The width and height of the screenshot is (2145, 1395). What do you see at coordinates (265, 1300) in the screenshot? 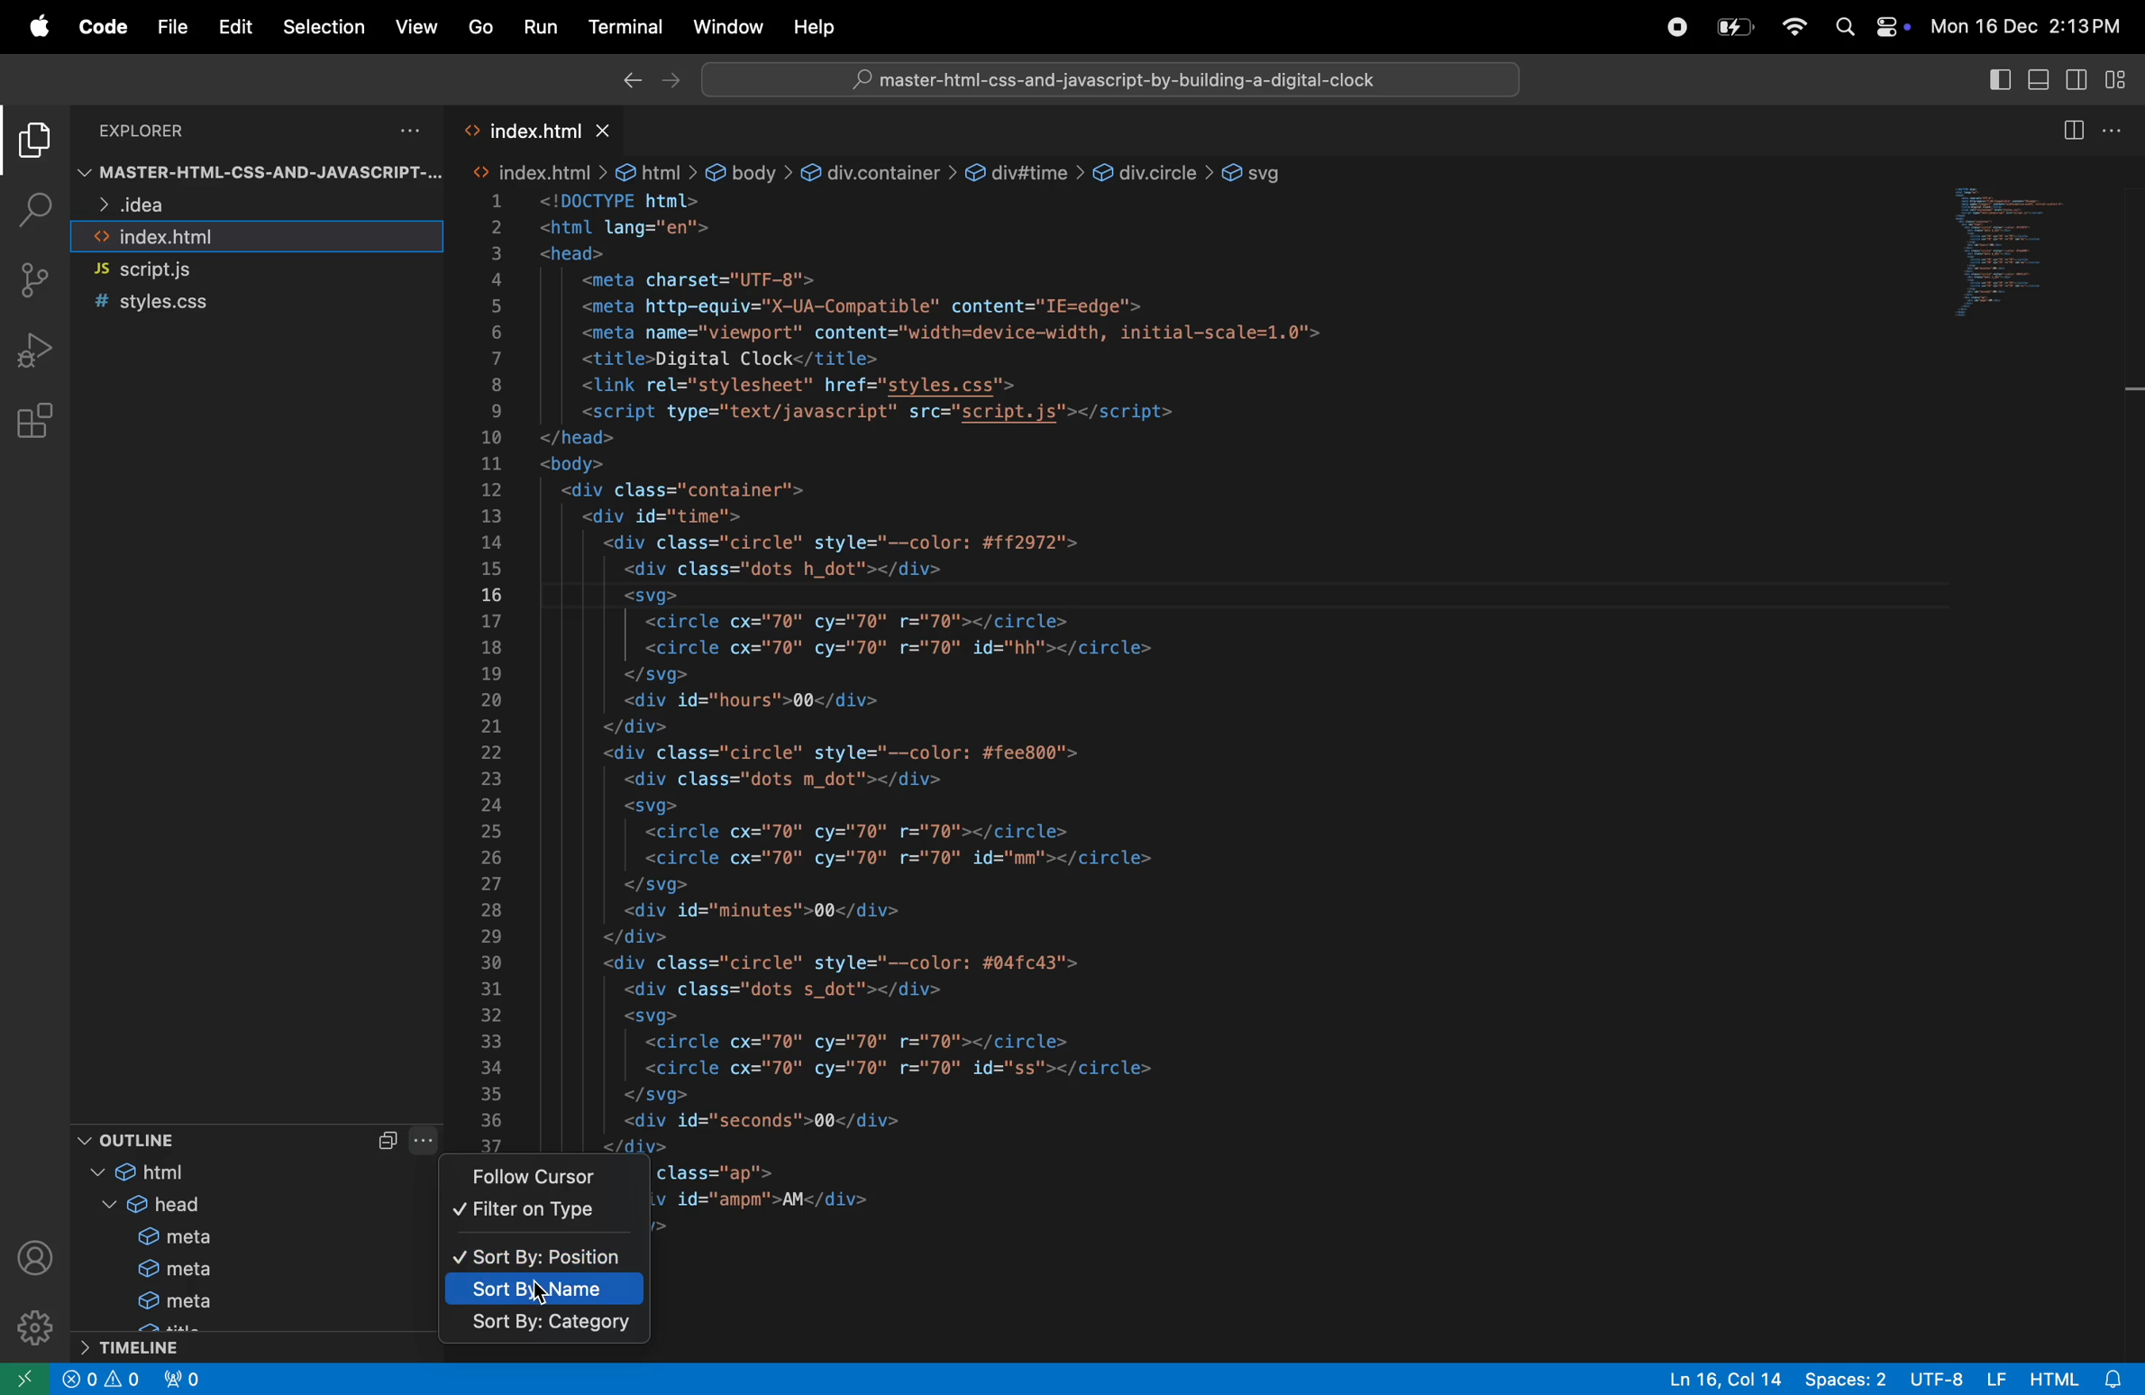
I see `meta` at bounding box center [265, 1300].